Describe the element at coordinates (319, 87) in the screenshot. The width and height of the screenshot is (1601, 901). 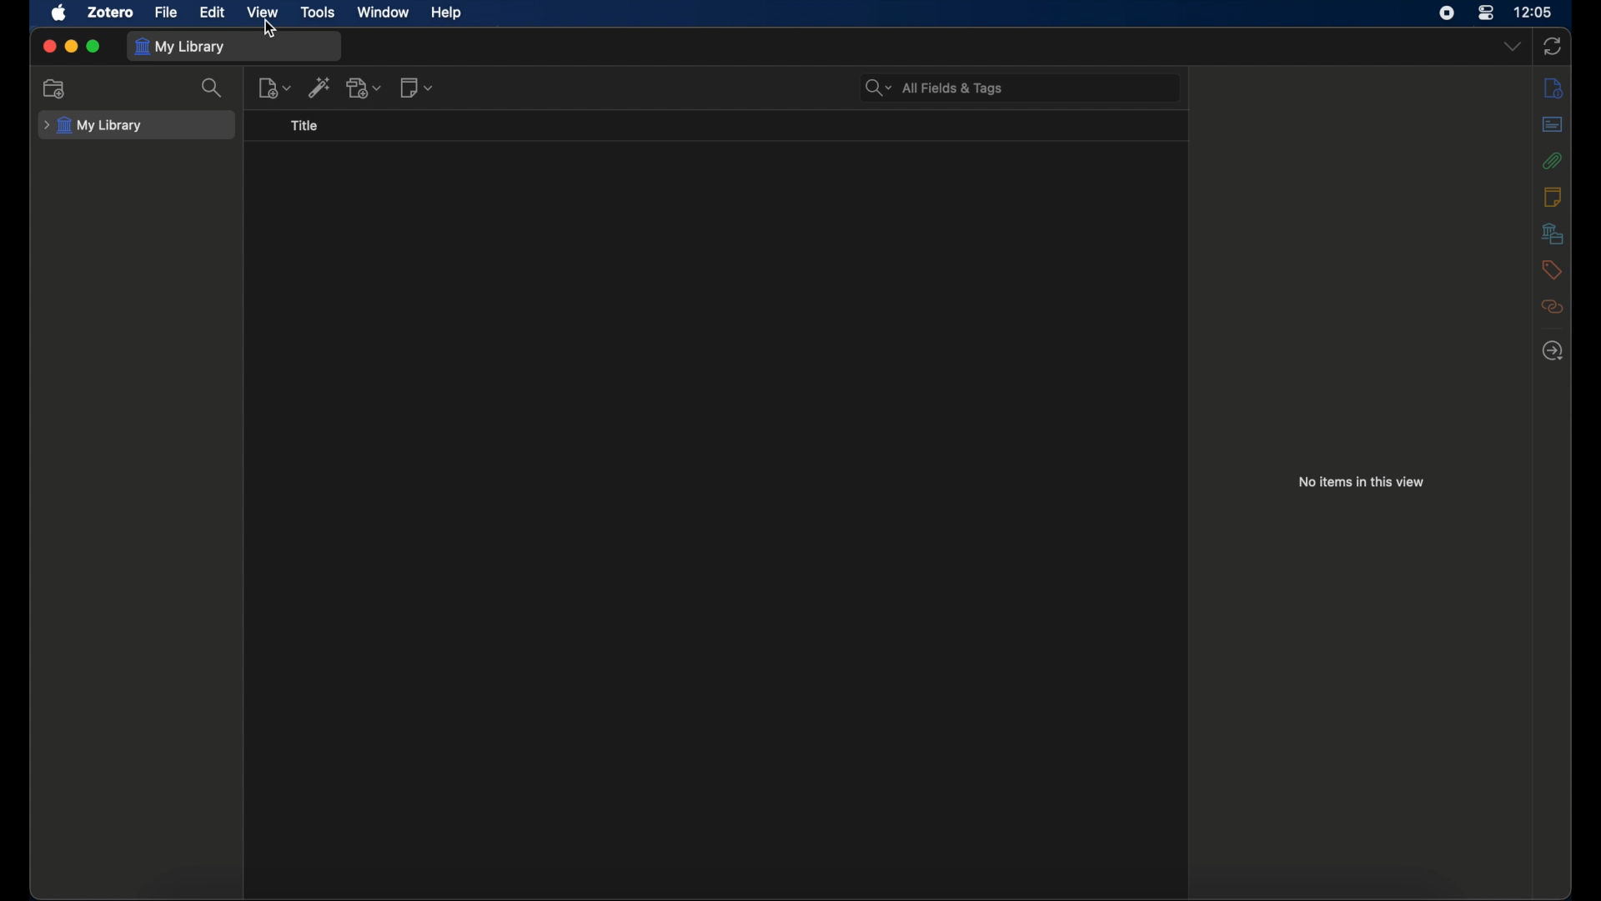
I see `add item by identifier` at that location.